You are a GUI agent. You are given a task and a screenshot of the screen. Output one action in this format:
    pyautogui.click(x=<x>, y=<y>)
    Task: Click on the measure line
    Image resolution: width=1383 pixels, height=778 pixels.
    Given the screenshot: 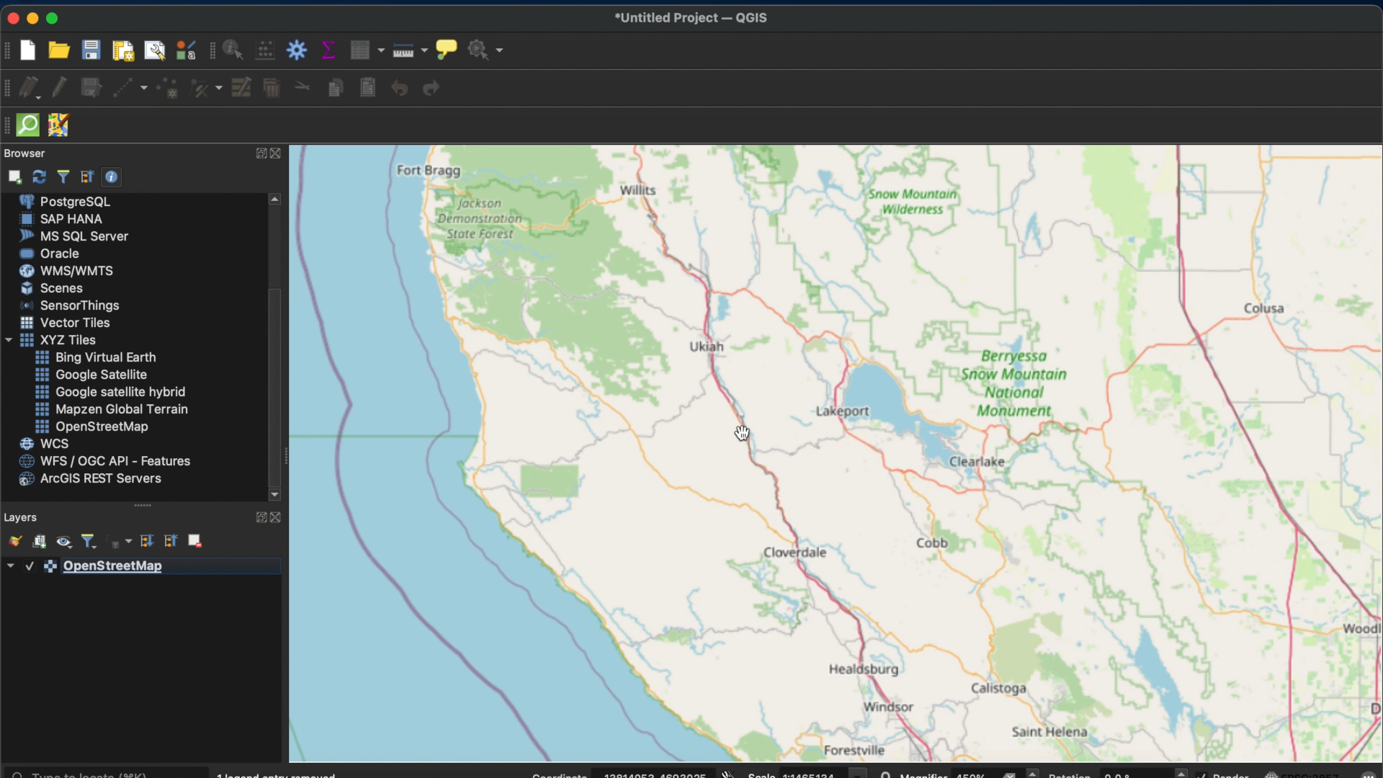 What is the action you would take?
    pyautogui.click(x=407, y=50)
    